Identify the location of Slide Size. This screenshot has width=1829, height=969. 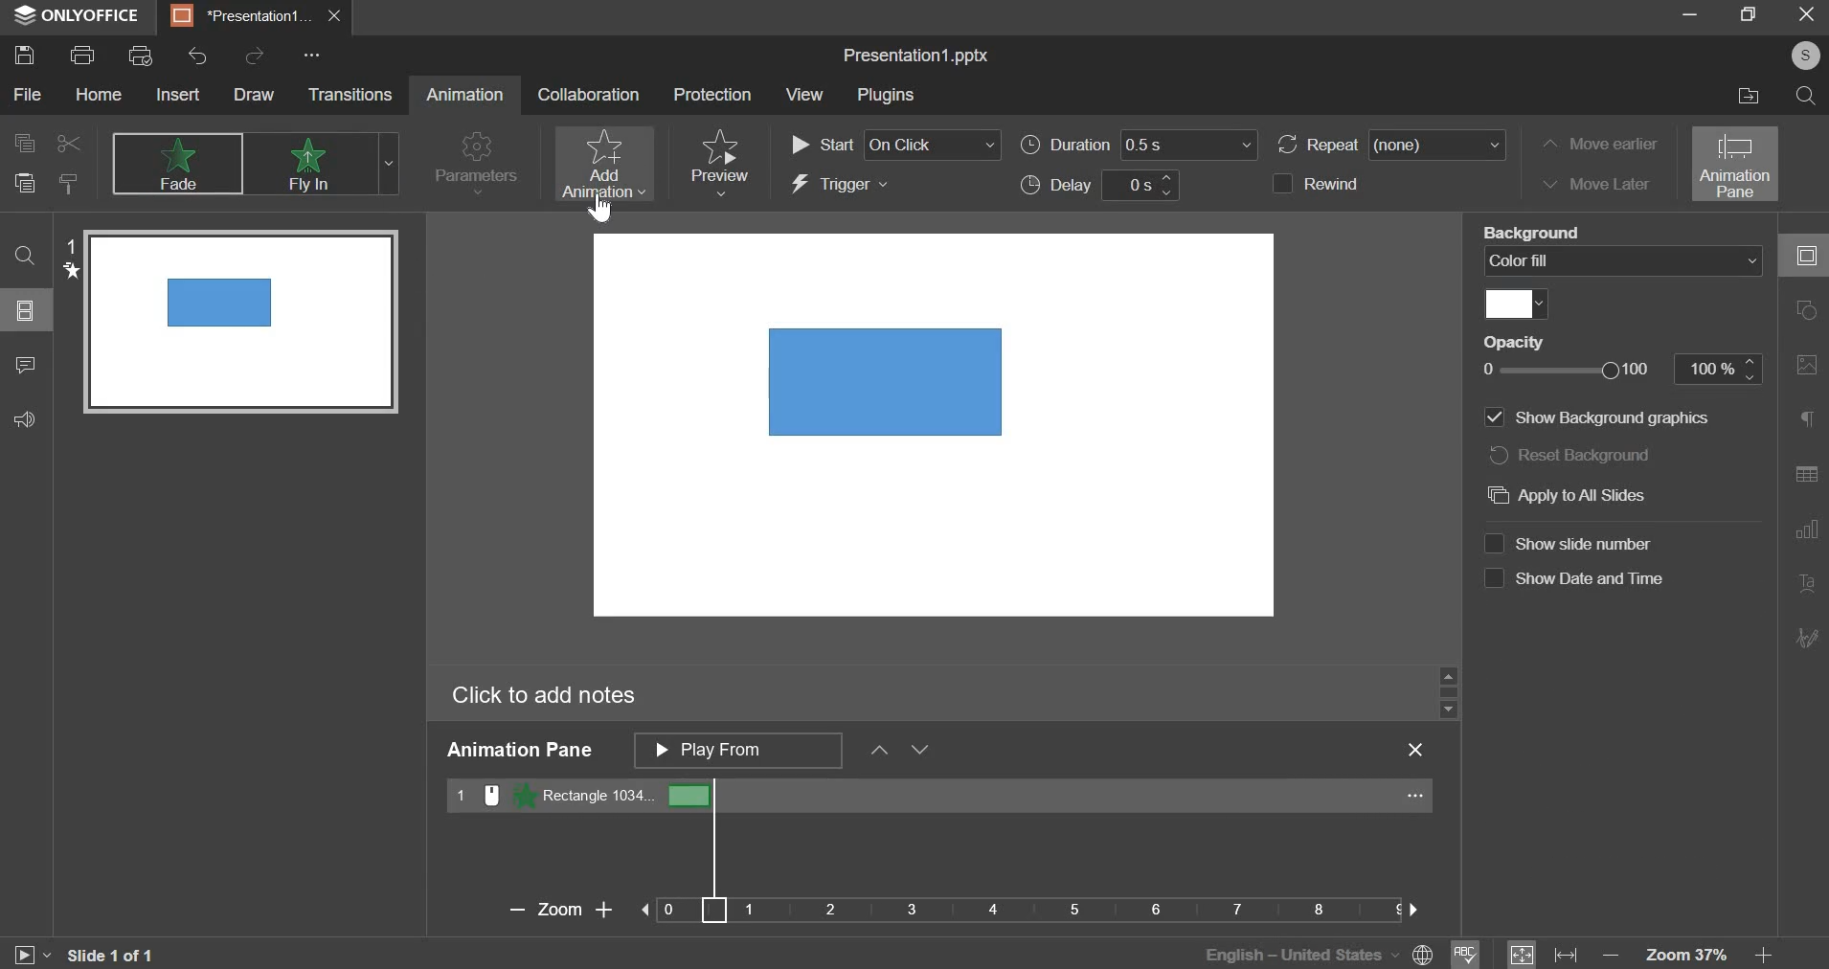
(1810, 418).